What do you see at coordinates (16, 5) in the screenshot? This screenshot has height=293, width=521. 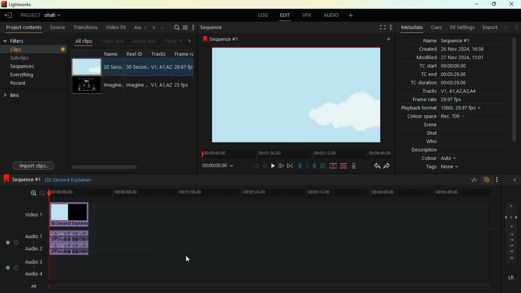 I see `lightworks` at bounding box center [16, 5].